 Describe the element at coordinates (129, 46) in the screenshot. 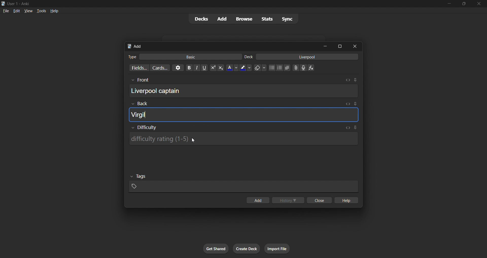

I see `Anki logo` at that location.